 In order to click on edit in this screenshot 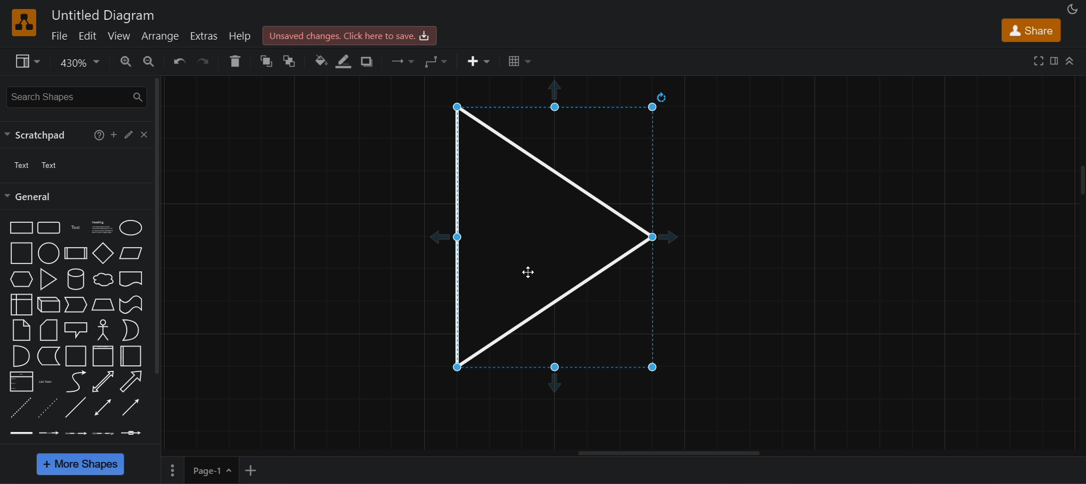, I will do `click(89, 35)`.